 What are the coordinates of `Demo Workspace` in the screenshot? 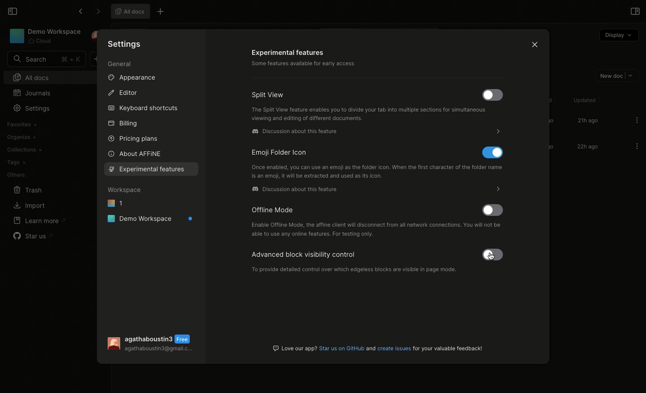 It's located at (45, 36).